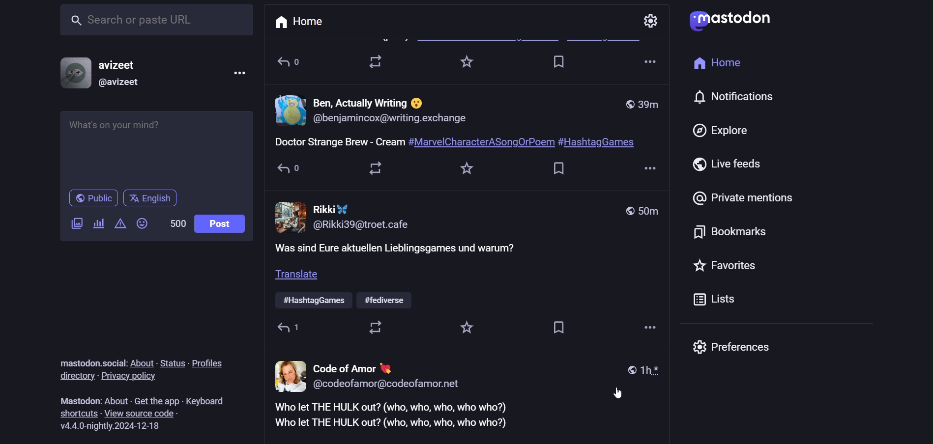 The height and width of the screenshot is (444, 933). Describe the element at coordinates (403, 250) in the screenshot. I see `new post` at that location.